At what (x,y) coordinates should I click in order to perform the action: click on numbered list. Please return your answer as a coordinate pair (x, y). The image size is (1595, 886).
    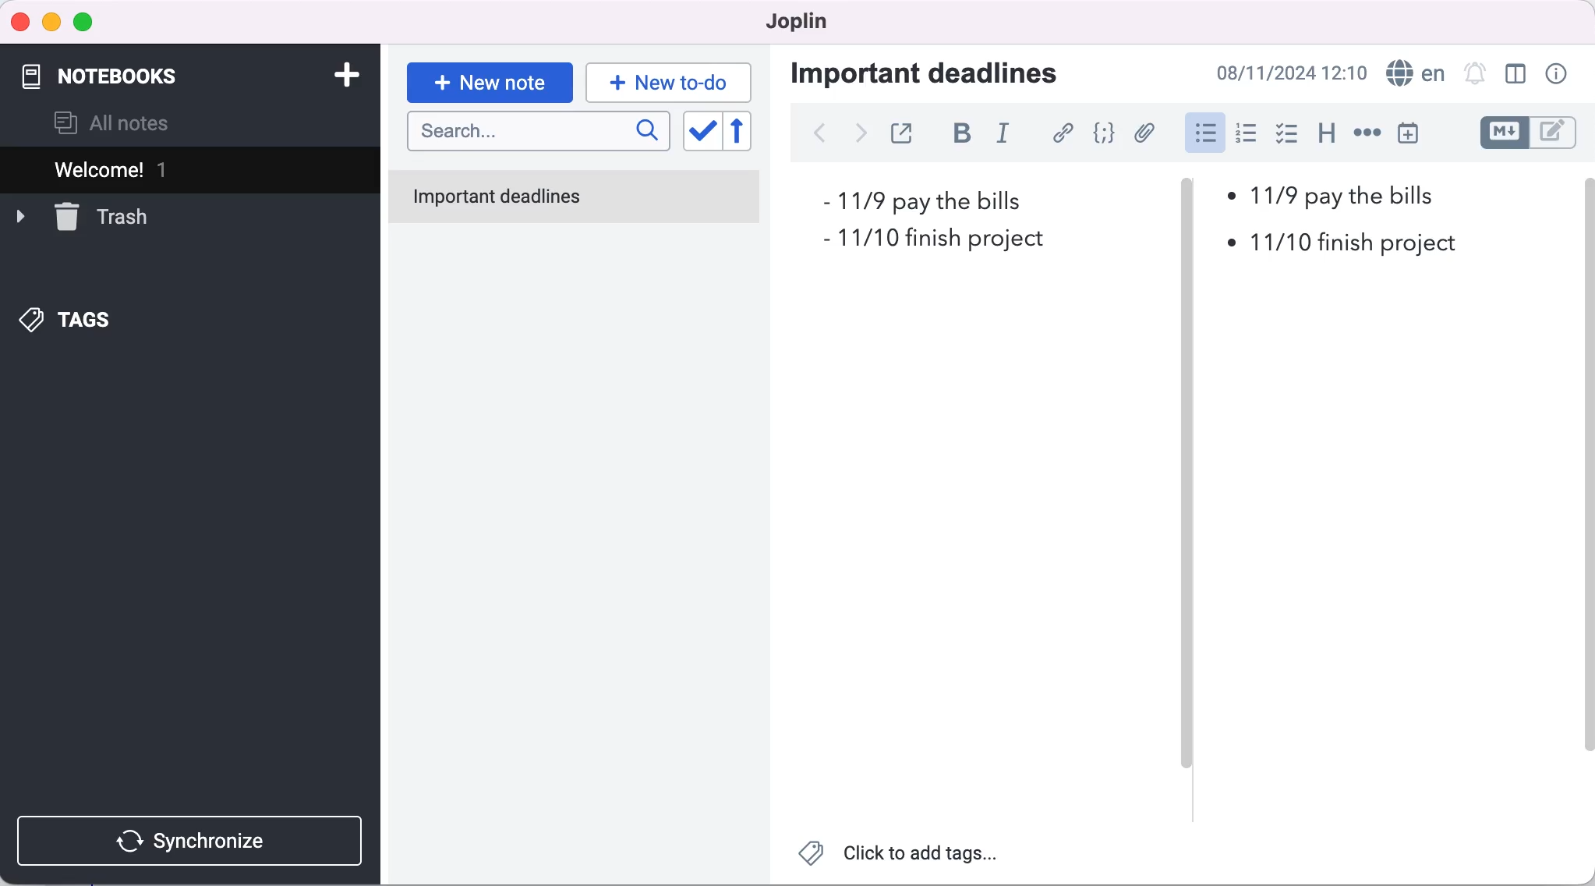
    Looking at the image, I should click on (1245, 134).